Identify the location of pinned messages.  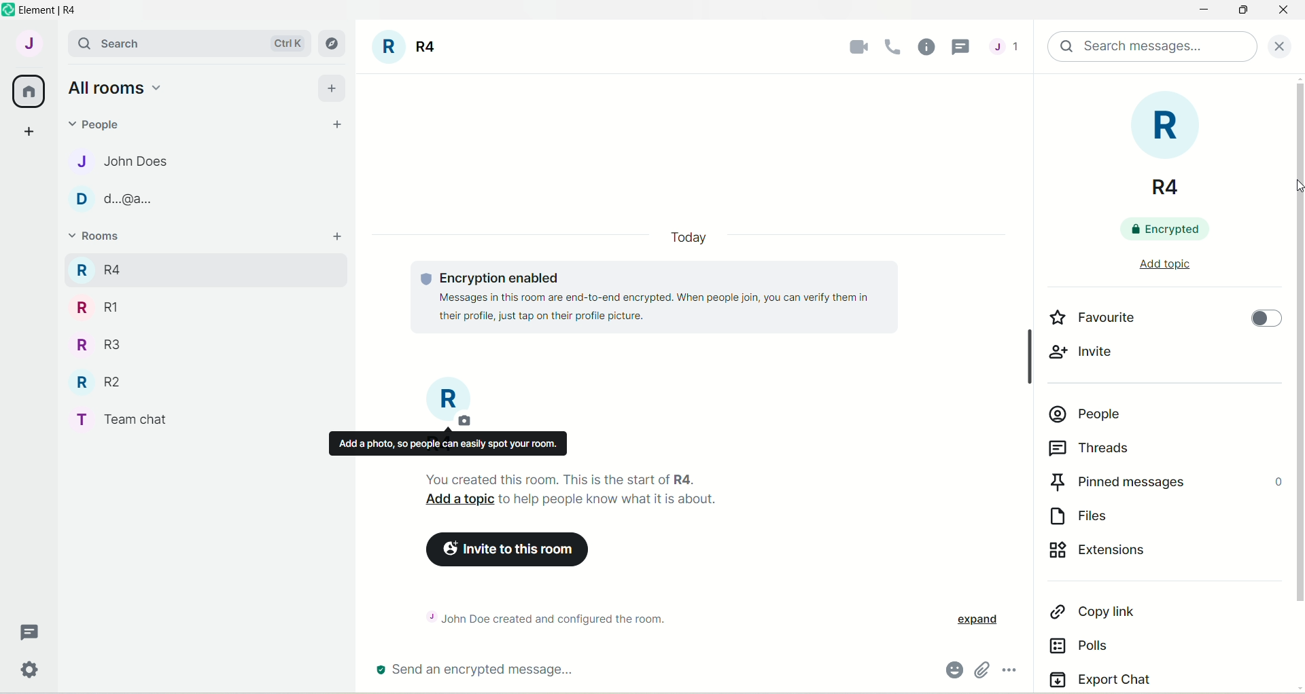
(1164, 482).